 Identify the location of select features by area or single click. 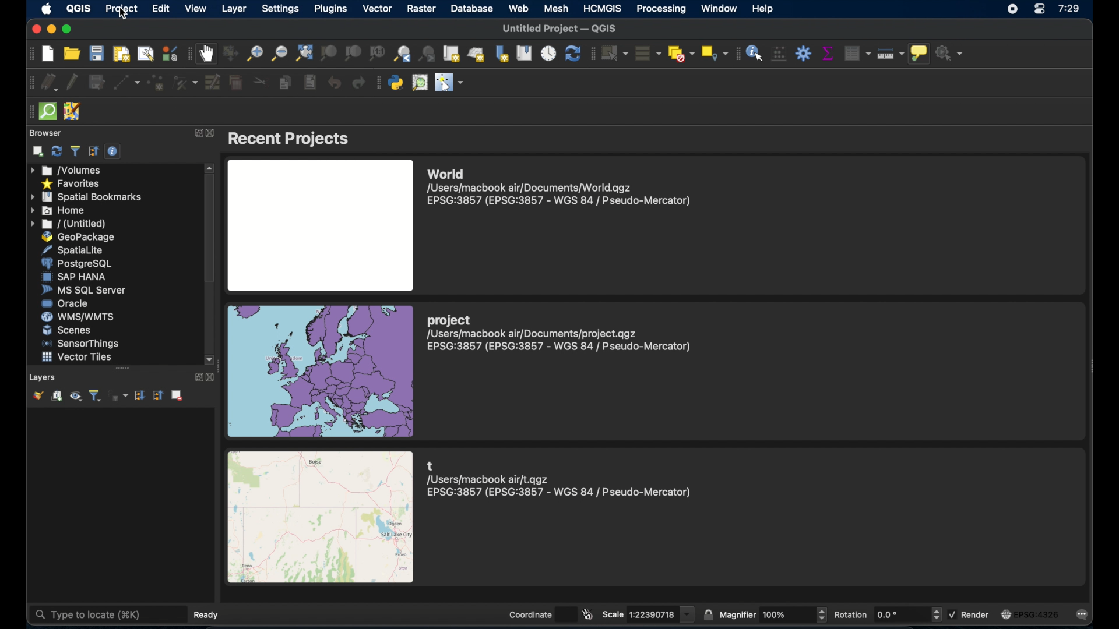
(614, 54).